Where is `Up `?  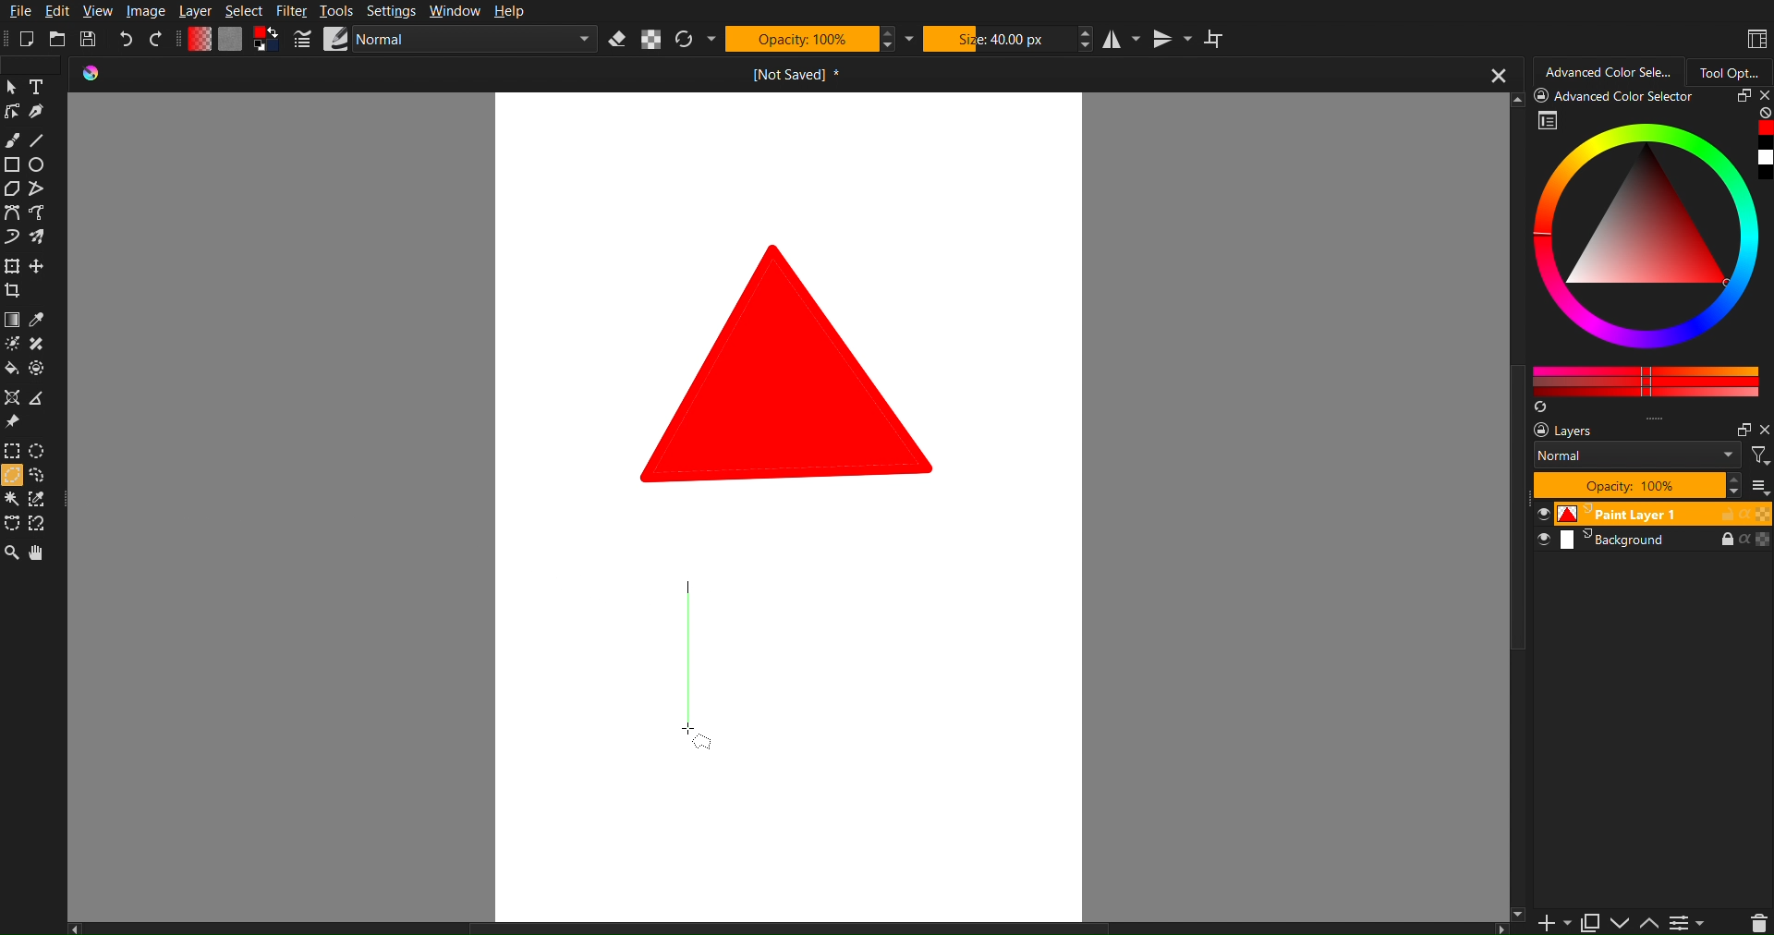
Up  is located at coordinates (1650, 924).